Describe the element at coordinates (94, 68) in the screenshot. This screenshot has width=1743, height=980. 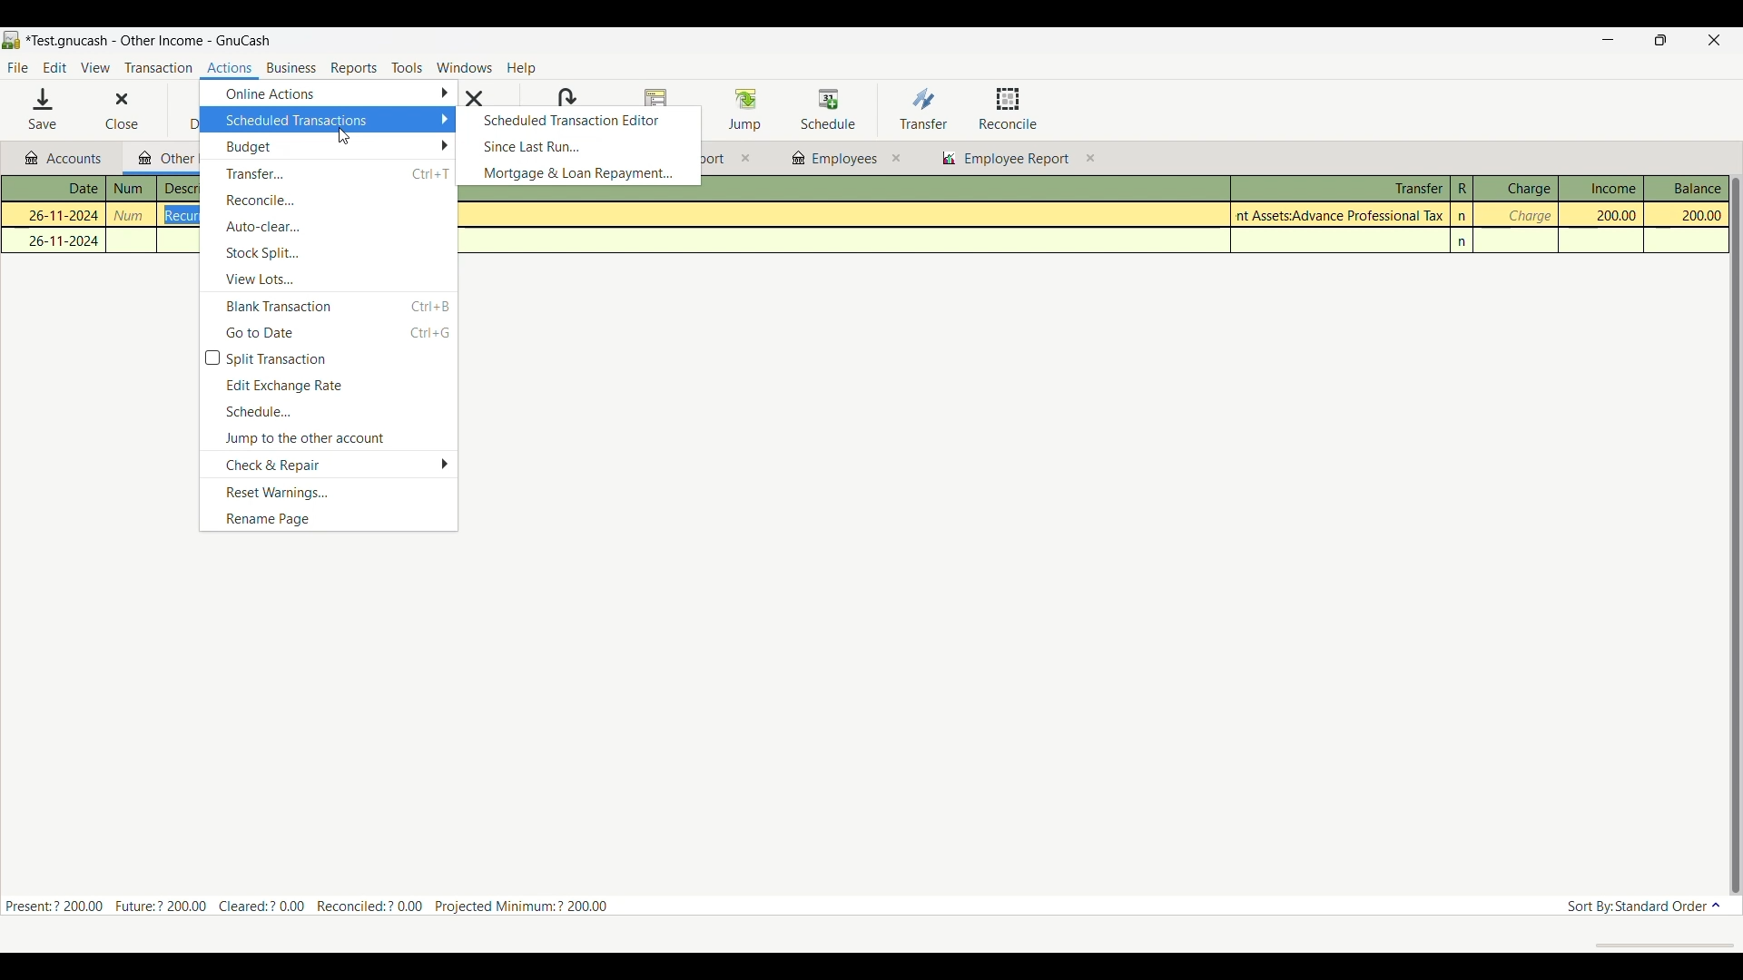
I see `View menu` at that location.